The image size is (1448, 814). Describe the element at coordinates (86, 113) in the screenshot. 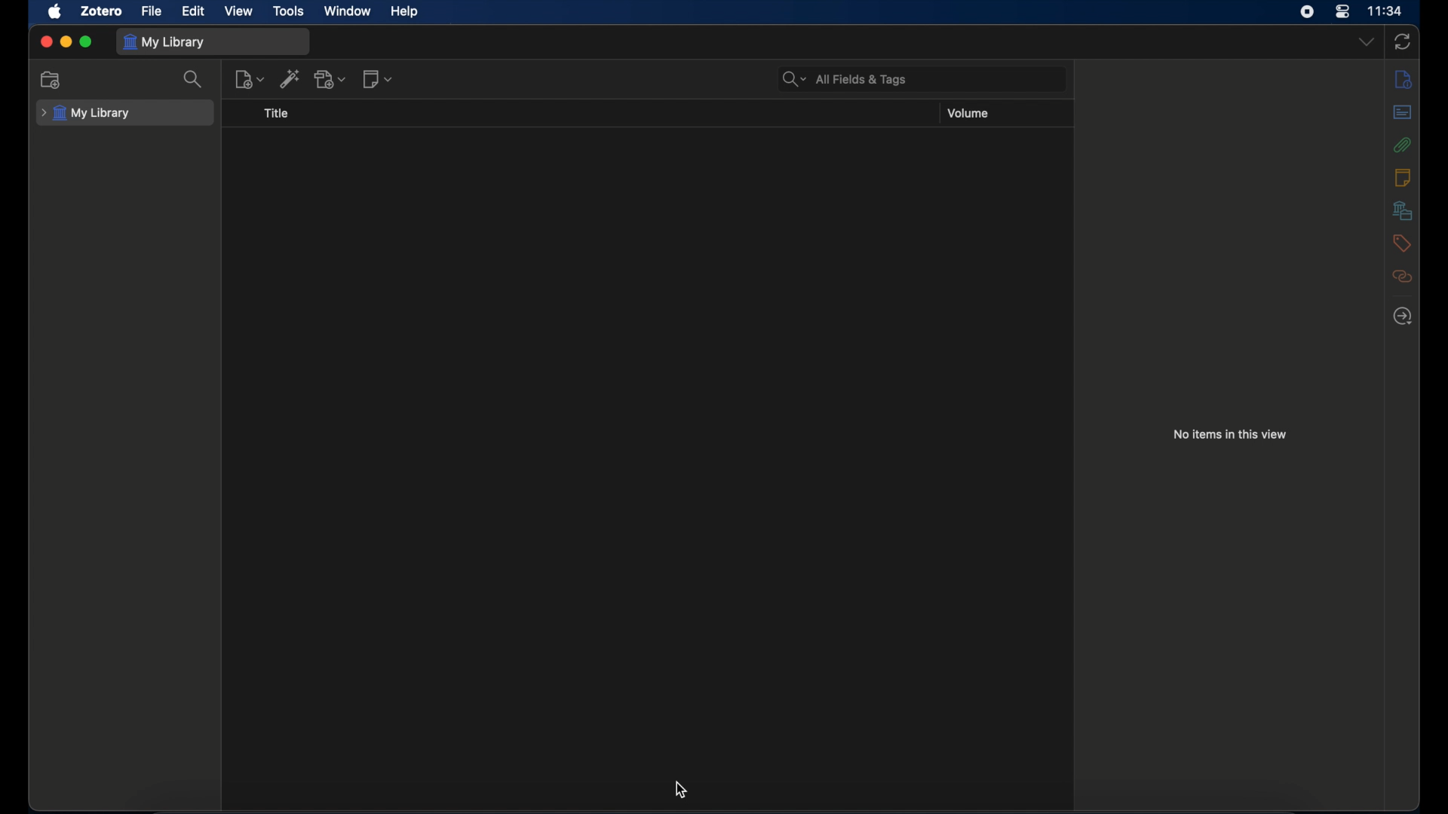

I see `my library` at that location.